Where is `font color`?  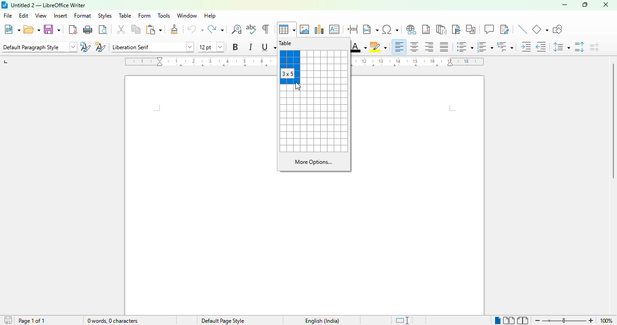
font color is located at coordinates (359, 47).